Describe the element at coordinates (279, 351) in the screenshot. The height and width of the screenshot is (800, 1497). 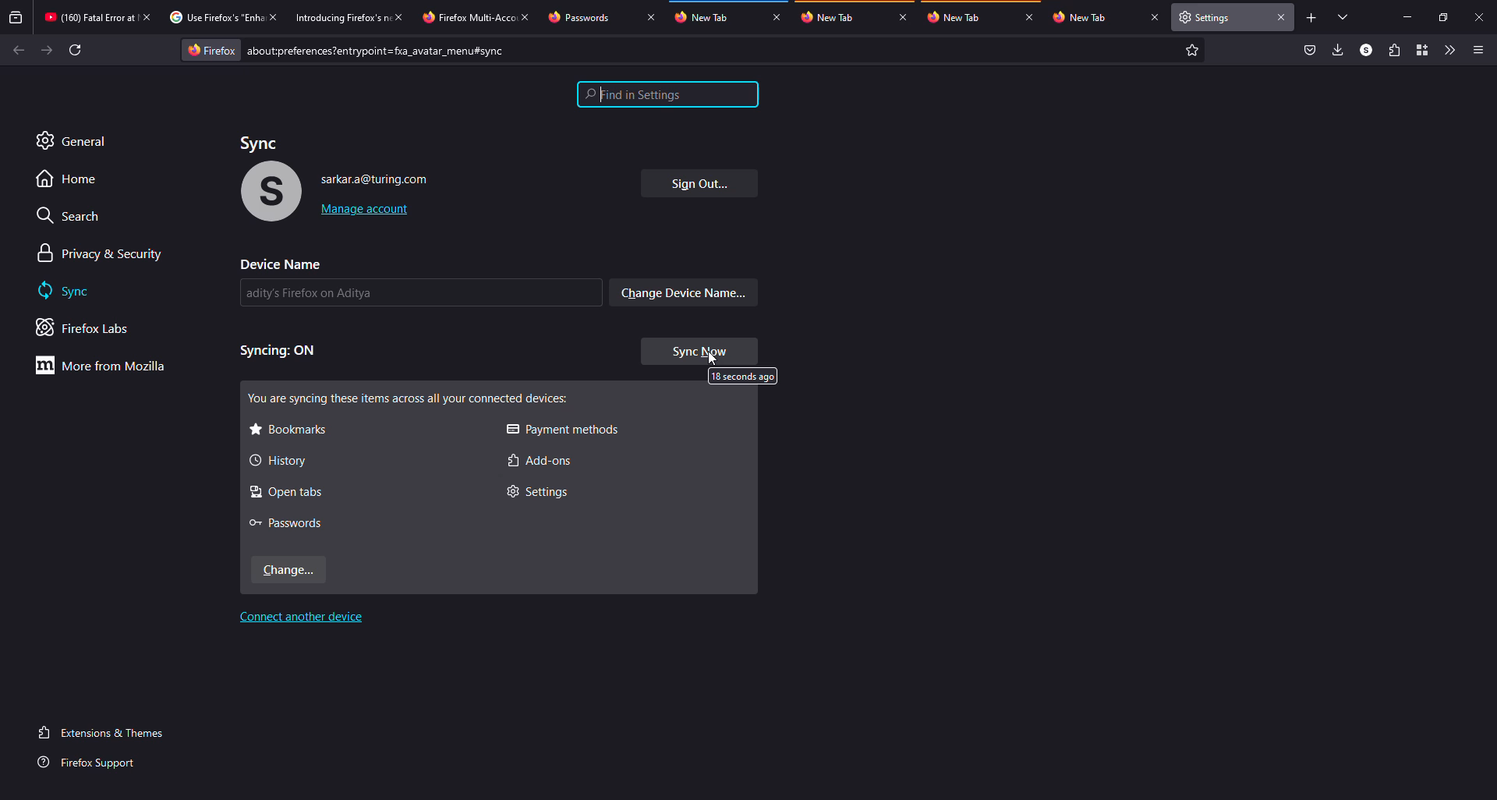
I see `syncing on` at that location.